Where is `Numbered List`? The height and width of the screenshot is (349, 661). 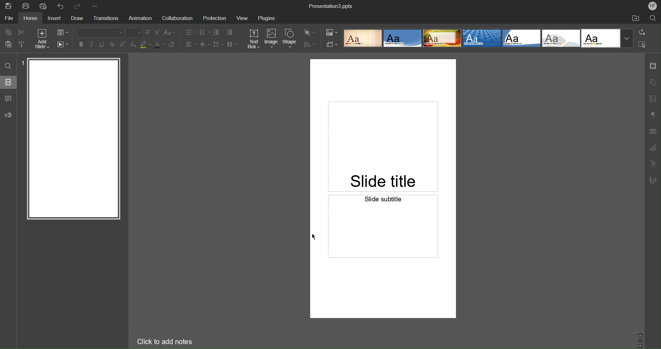 Numbered List is located at coordinates (204, 32).